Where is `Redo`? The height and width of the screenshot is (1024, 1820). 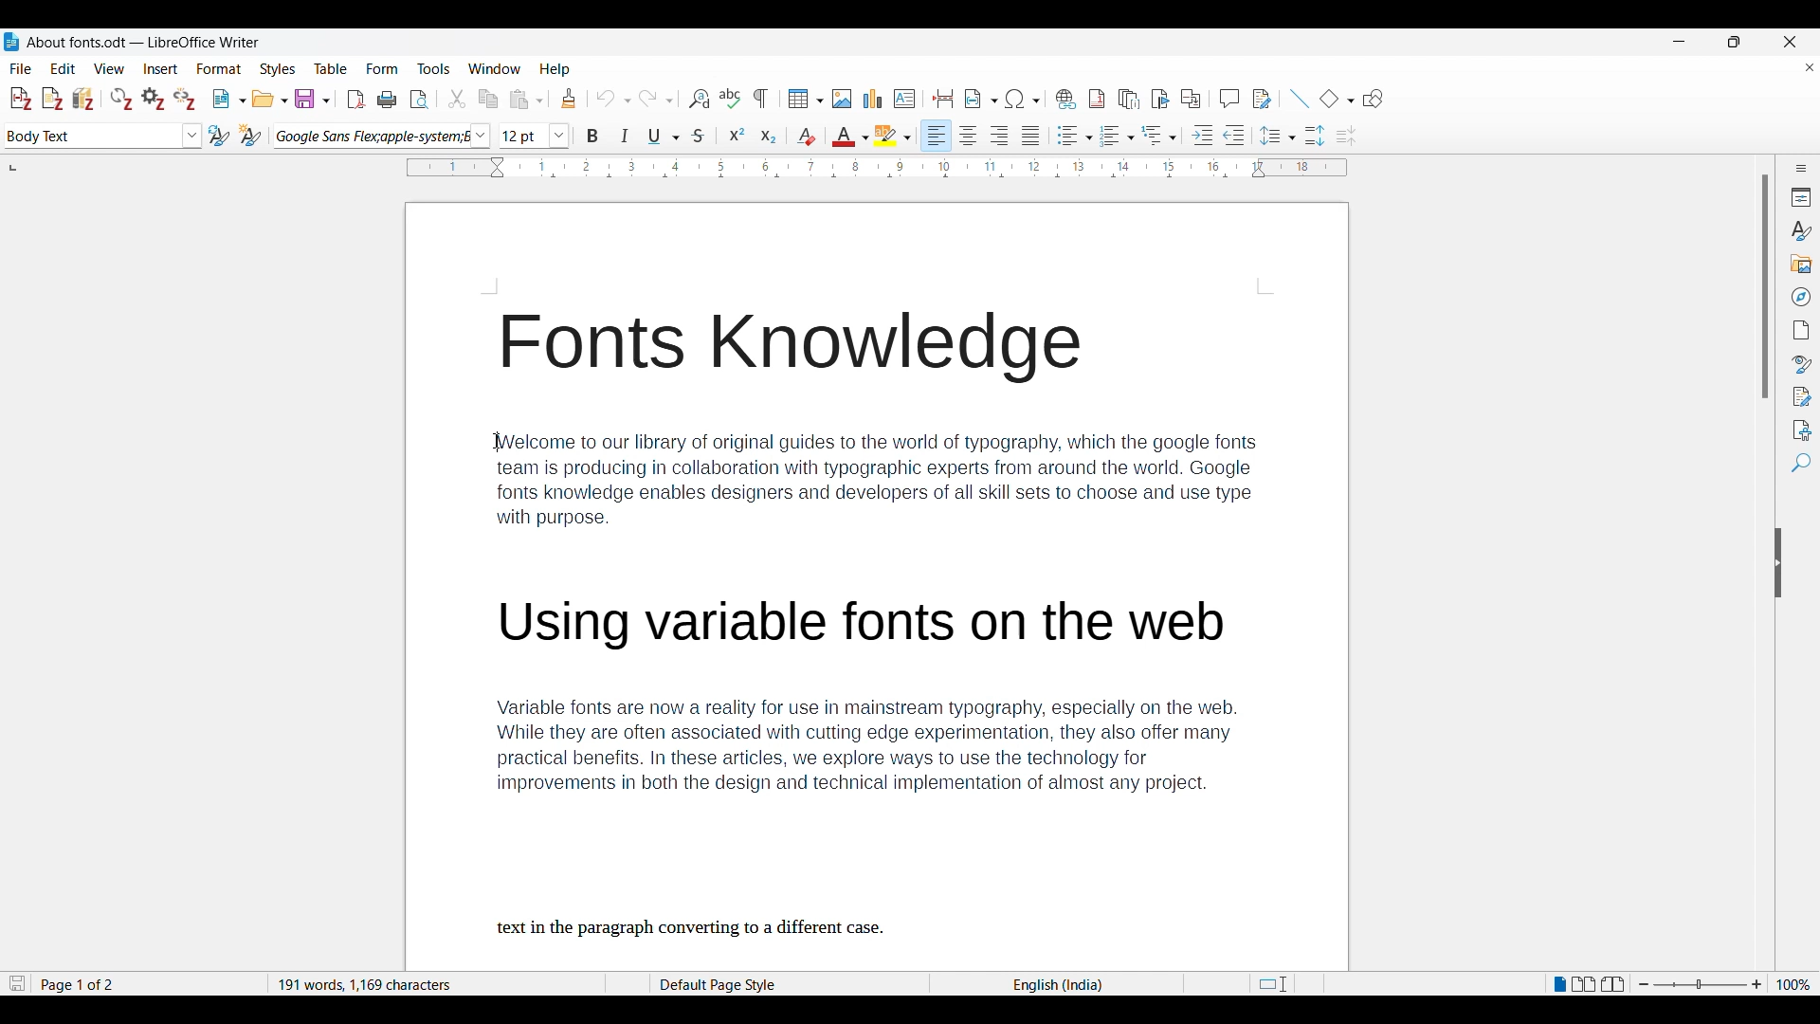 Redo is located at coordinates (656, 99).